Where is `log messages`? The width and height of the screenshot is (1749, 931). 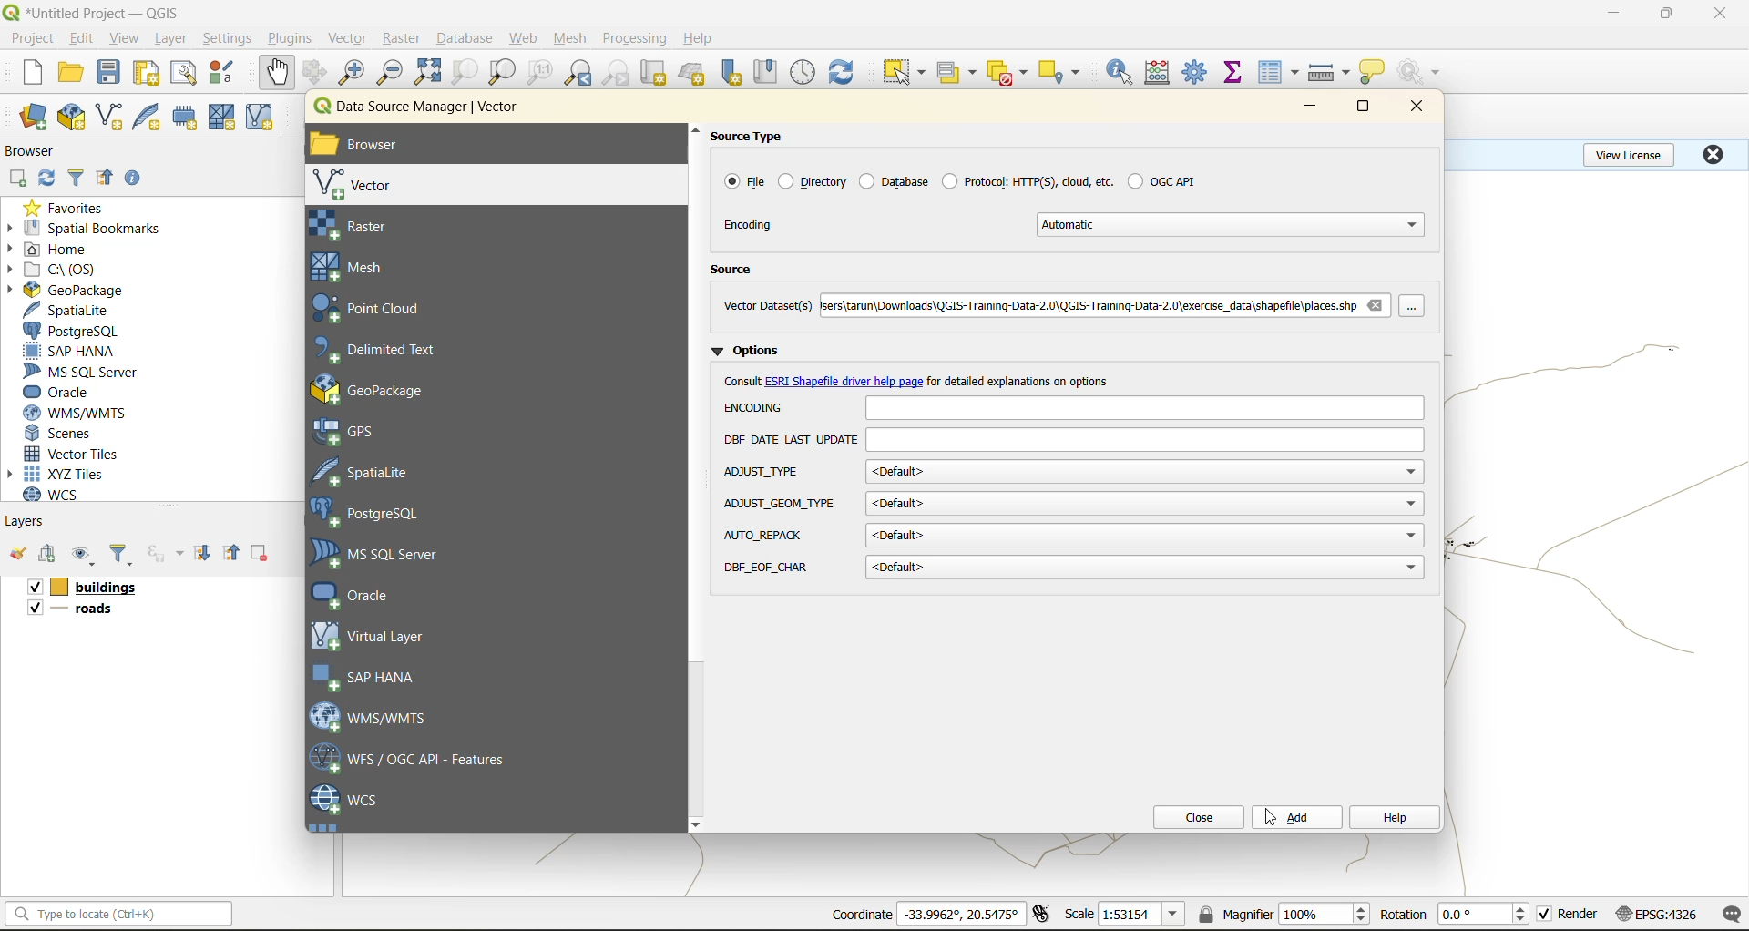 log messages is located at coordinates (1733, 915).